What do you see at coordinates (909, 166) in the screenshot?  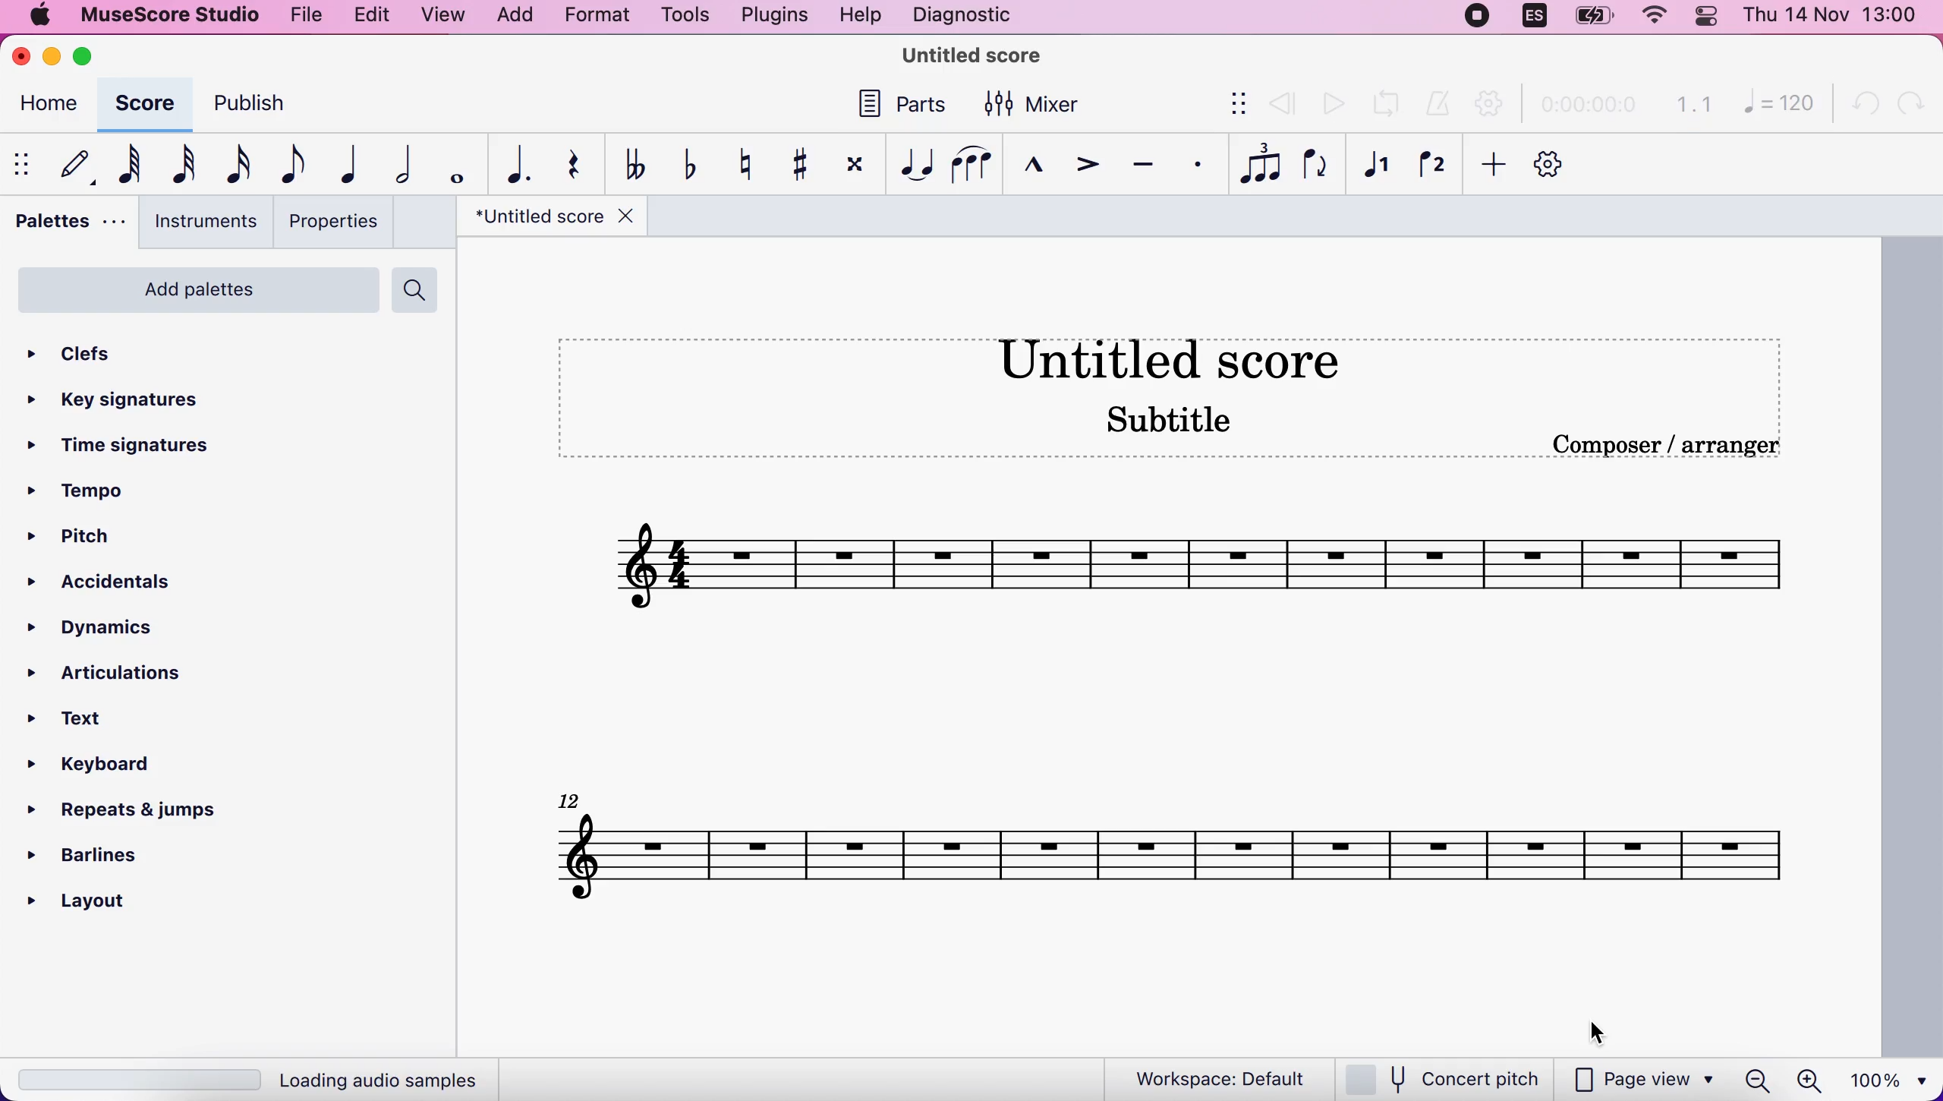 I see `tie` at bounding box center [909, 166].